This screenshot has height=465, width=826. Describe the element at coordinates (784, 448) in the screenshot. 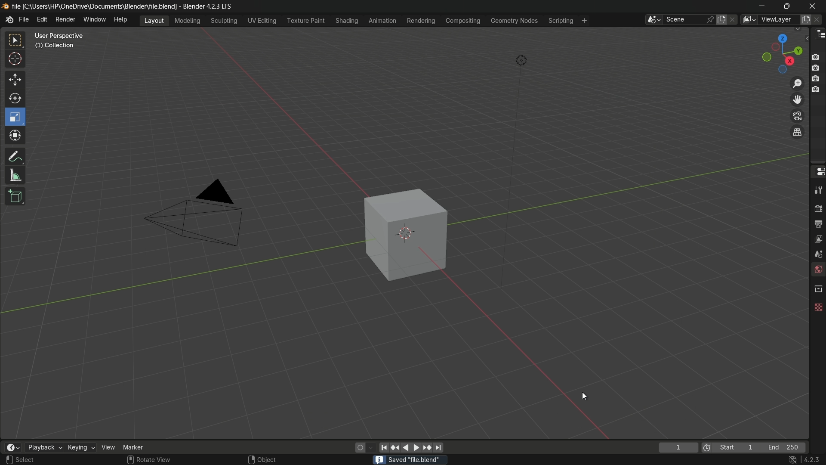

I see `final frame of the playback` at that location.